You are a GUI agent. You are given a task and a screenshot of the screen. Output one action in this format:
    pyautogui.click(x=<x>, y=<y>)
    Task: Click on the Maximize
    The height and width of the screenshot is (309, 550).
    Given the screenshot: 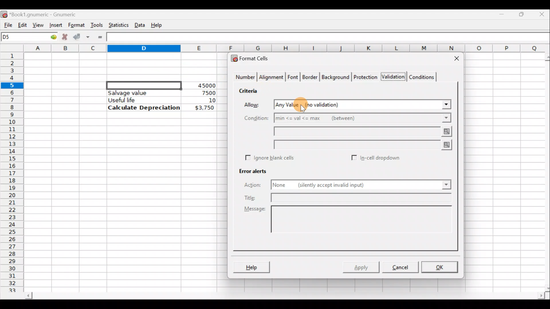 What is the action you would take?
    pyautogui.click(x=521, y=14)
    